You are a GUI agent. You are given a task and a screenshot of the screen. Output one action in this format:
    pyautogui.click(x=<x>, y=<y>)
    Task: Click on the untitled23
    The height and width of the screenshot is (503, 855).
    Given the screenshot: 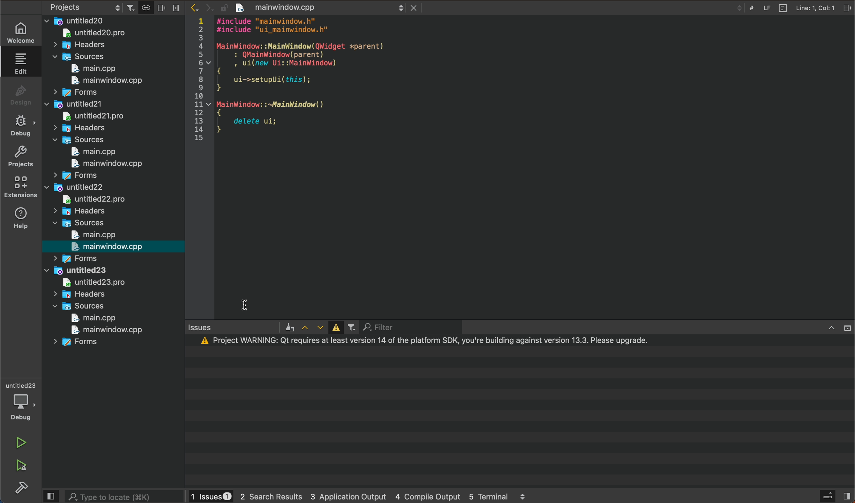 What is the action you would take?
    pyautogui.click(x=78, y=271)
    